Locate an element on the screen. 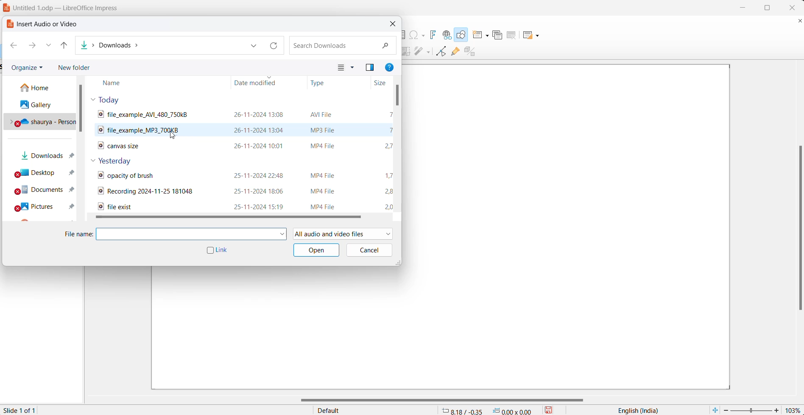 Image resolution: width=804 pixels, height=415 pixels. video file modification date is located at coordinates (258, 114).